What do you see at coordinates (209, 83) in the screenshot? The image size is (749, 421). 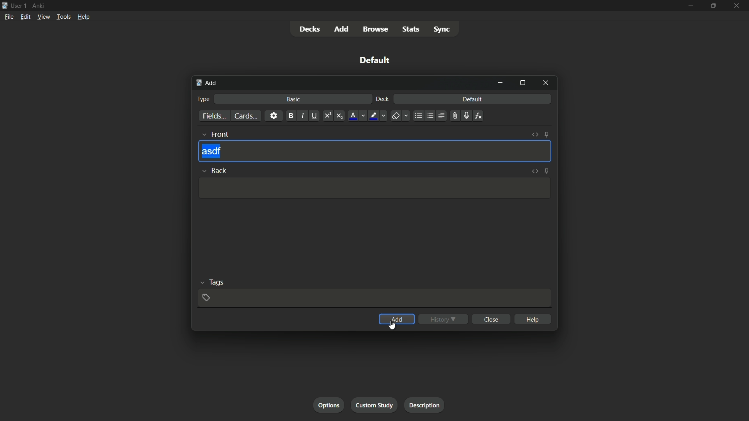 I see `add` at bounding box center [209, 83].